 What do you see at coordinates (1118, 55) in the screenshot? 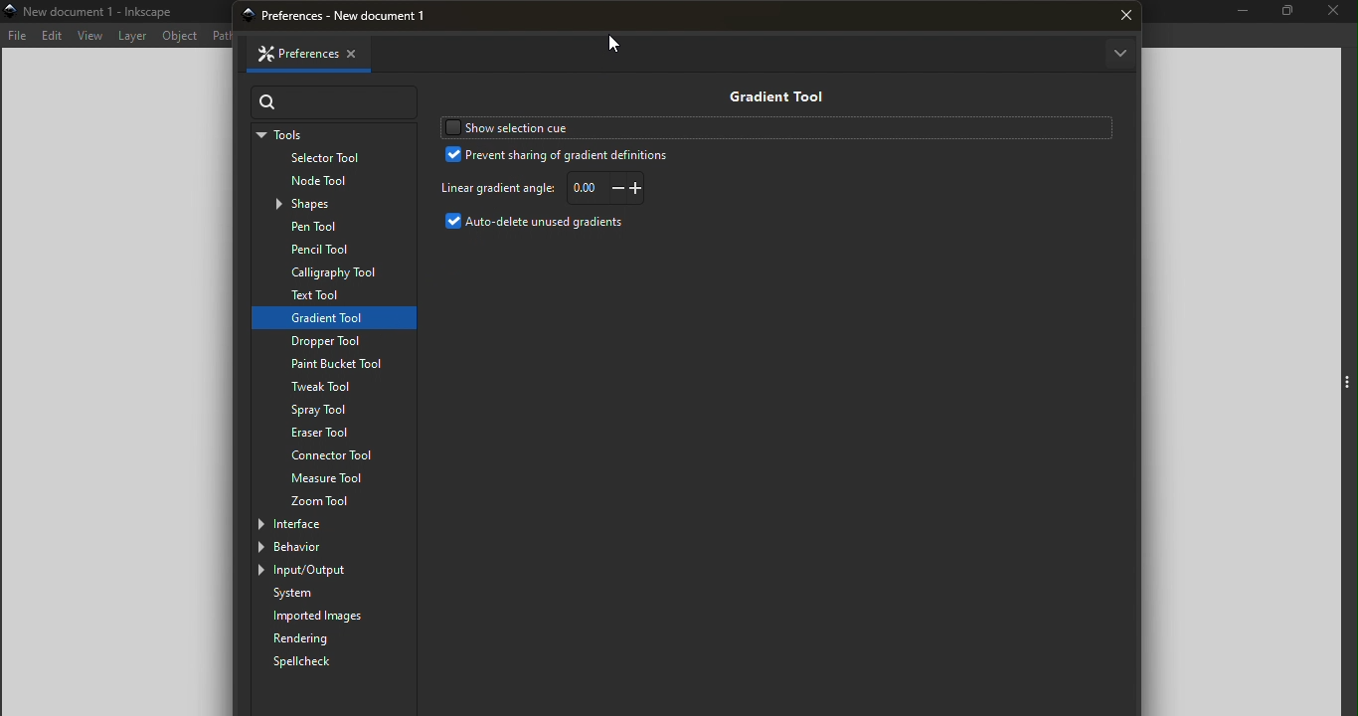
I see `More options` at bounding box center [1118, 55].